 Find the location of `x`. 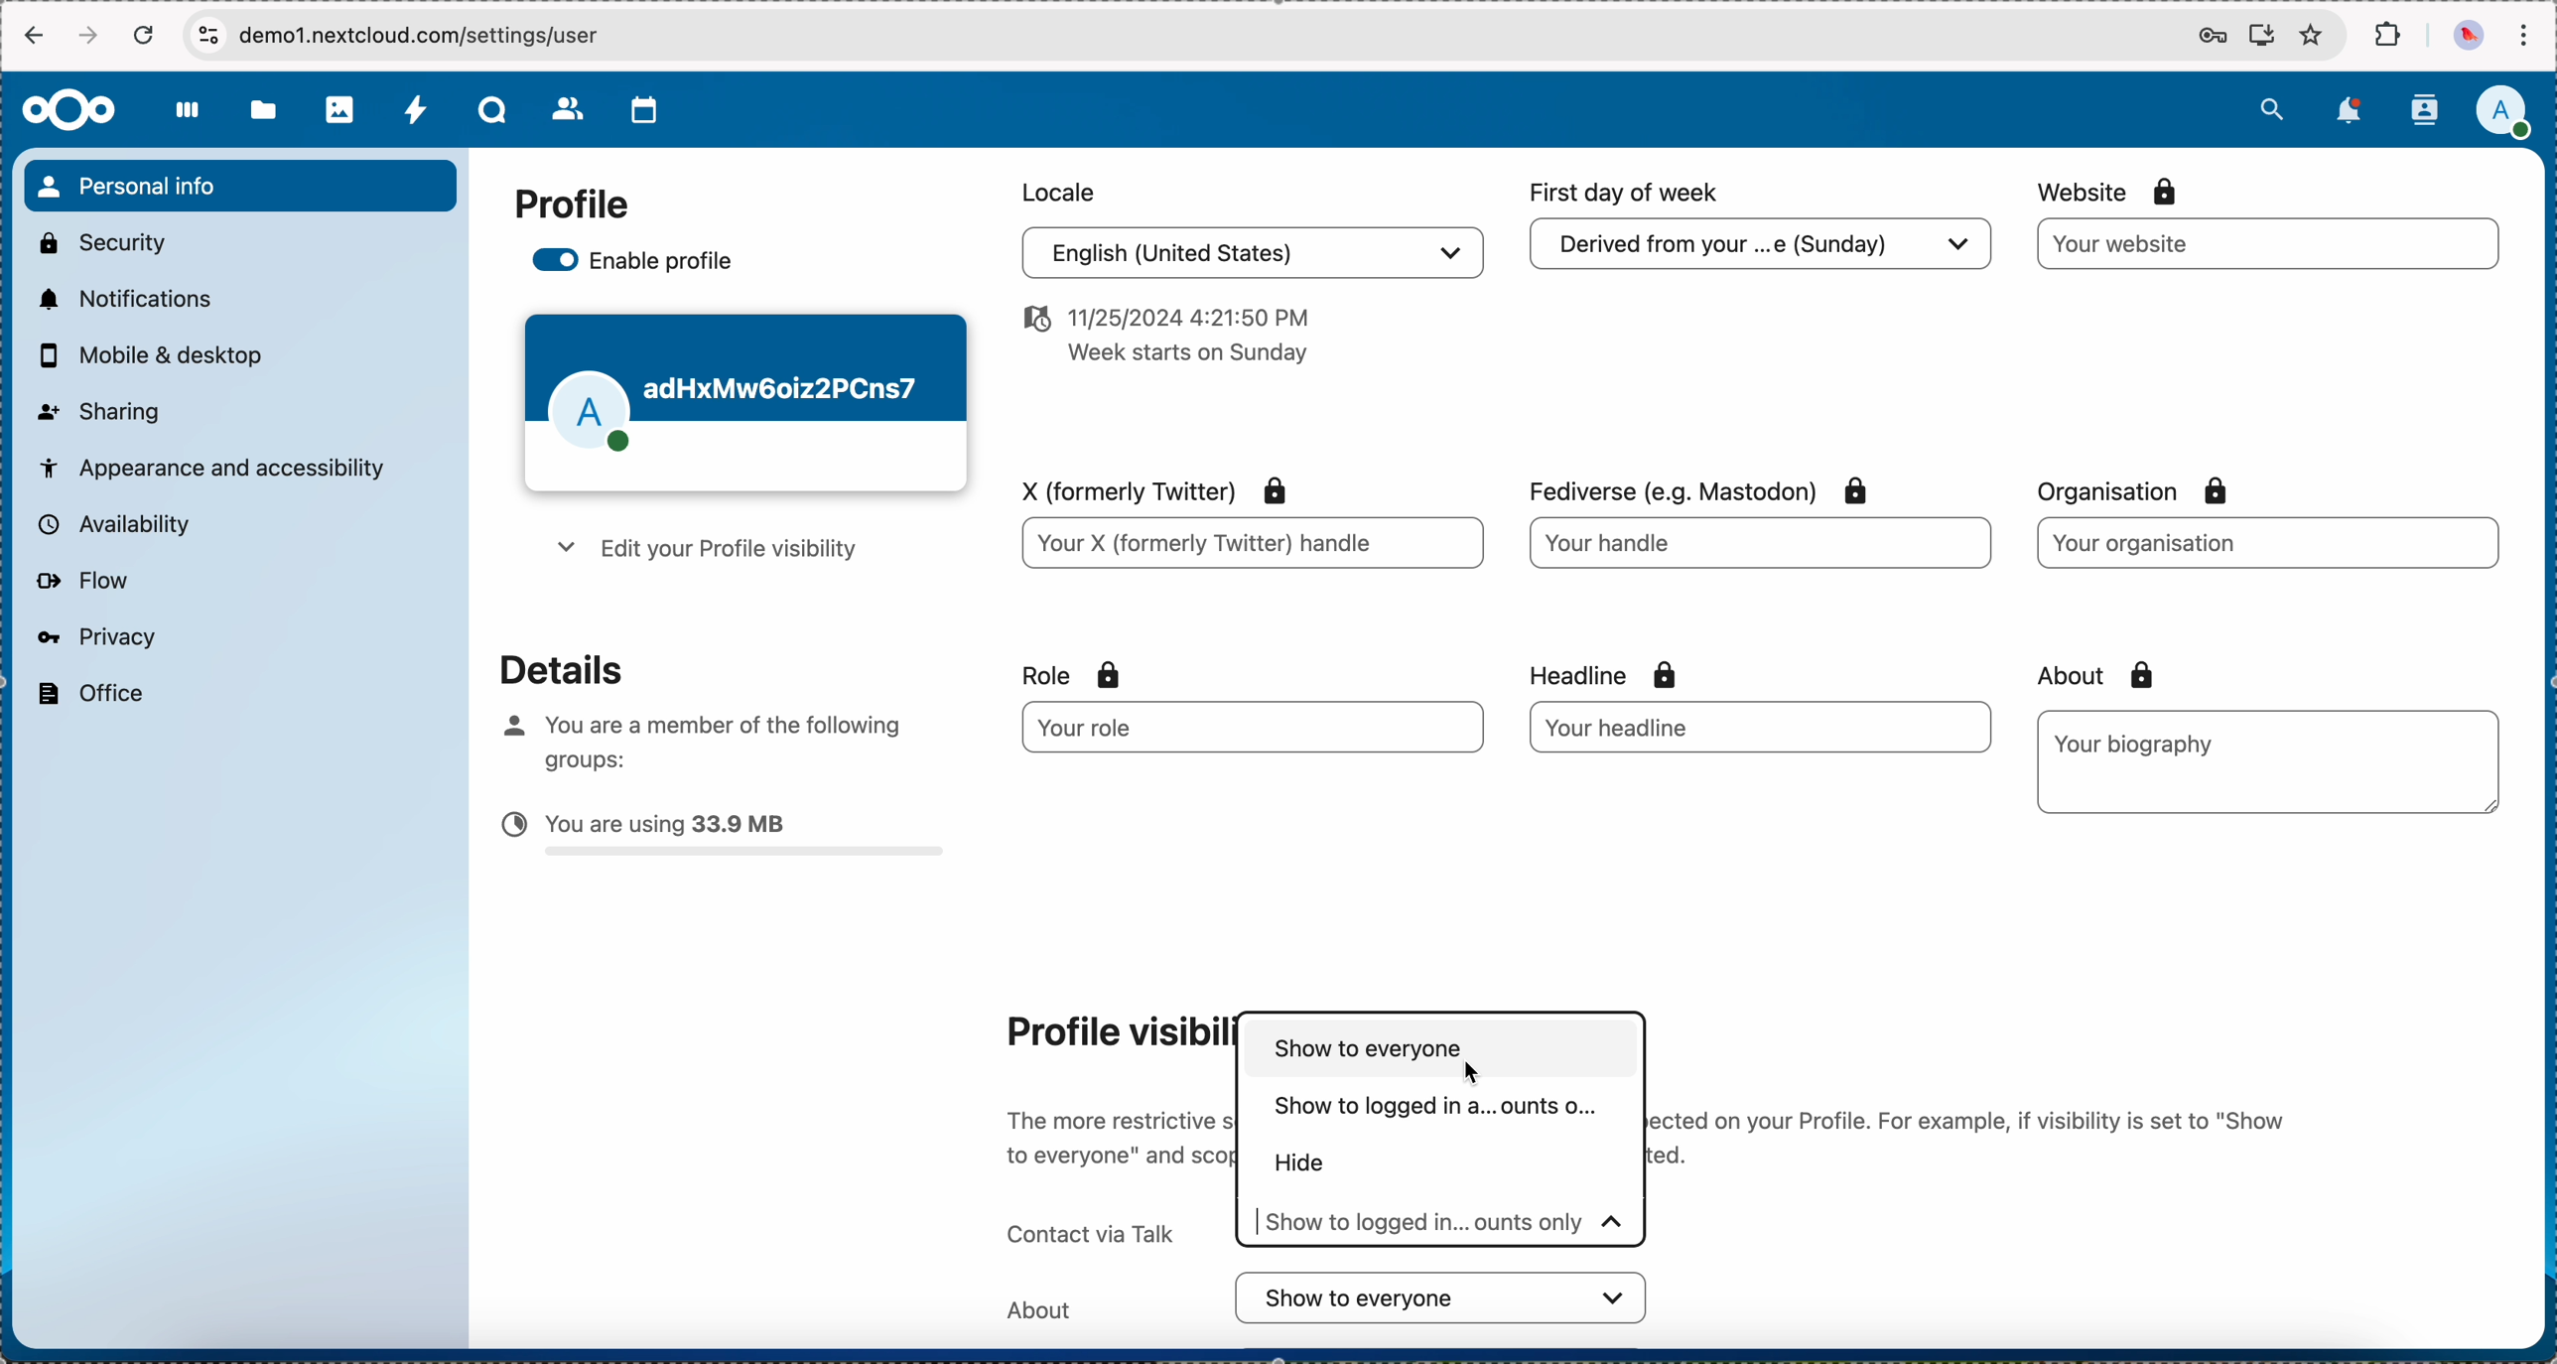

x is located at coordinates (1145, 487).